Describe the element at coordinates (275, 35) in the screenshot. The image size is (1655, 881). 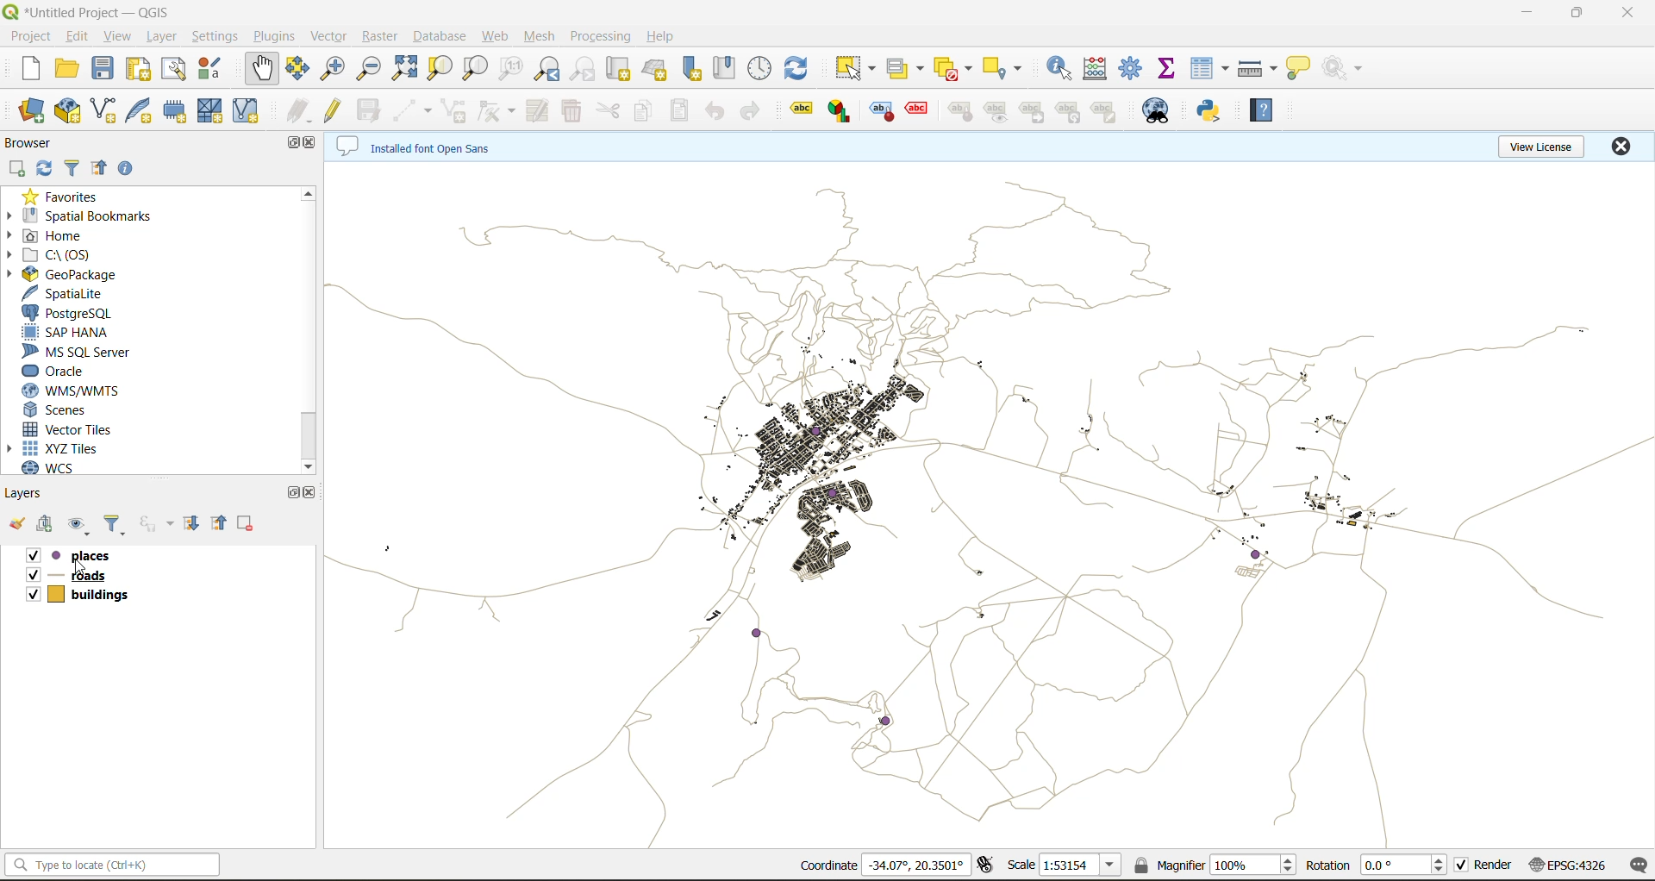
I see `plugins` at that location.